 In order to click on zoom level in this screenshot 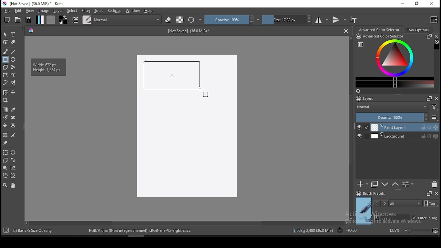, I will do `click(413, 230)`.